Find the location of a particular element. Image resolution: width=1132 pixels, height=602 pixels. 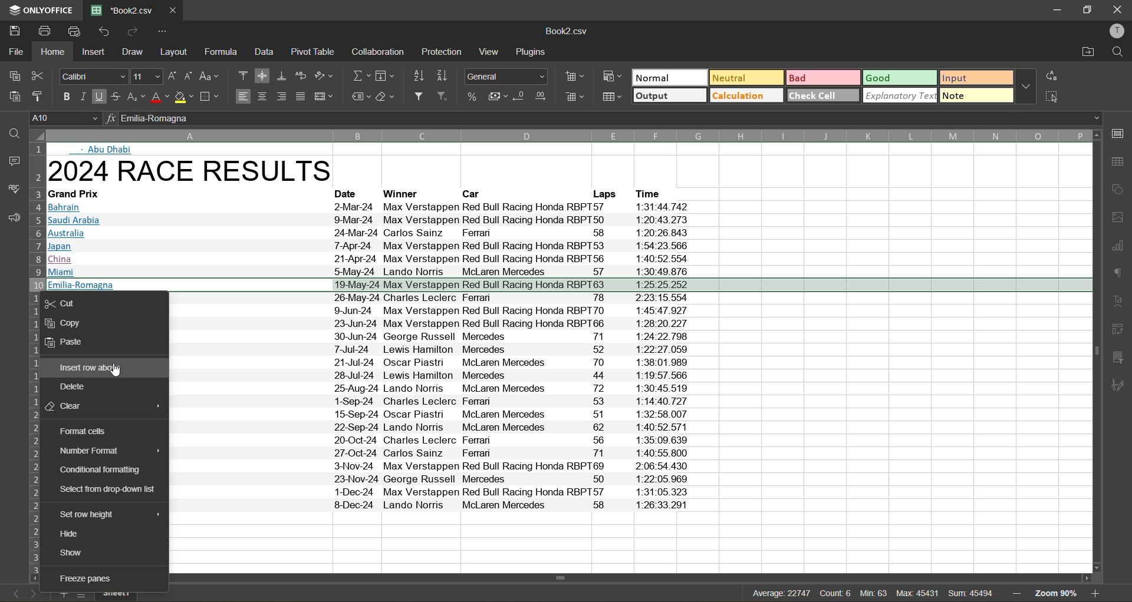

Abu Dhabi 8-Dec-24 Lando Norris McLaren Mercedes 58 1:26:33.291 is located at coordinates (430, 505).